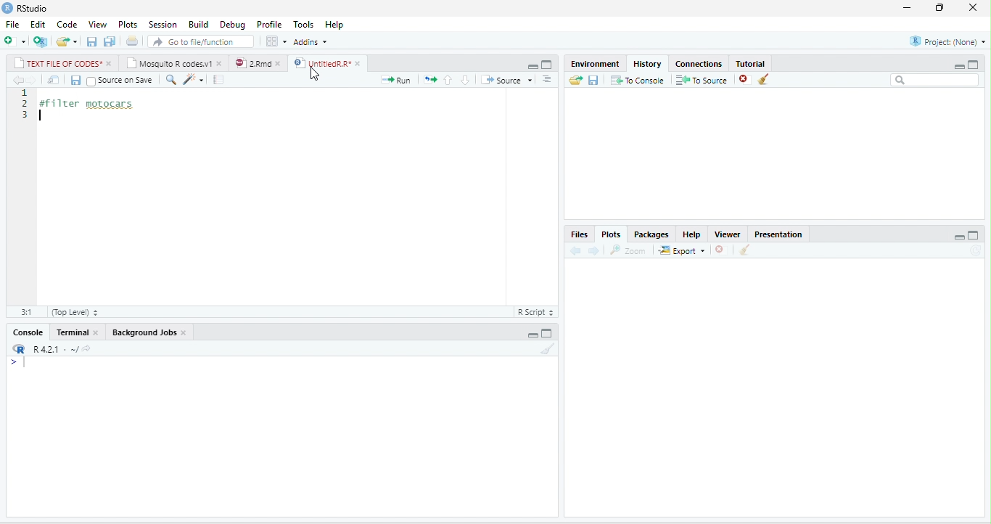 This screenshot has height=524, width=991. I want to click on Presentation, so click(778, 234).